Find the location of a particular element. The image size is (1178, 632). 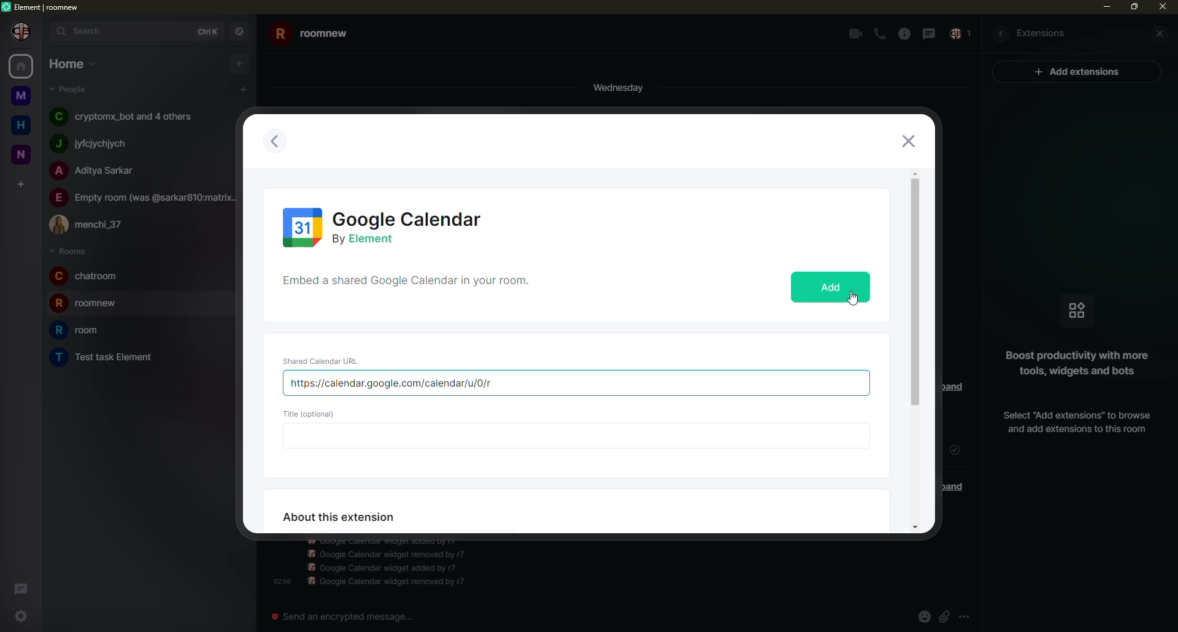

cursor is located at coordinates (854, 302).